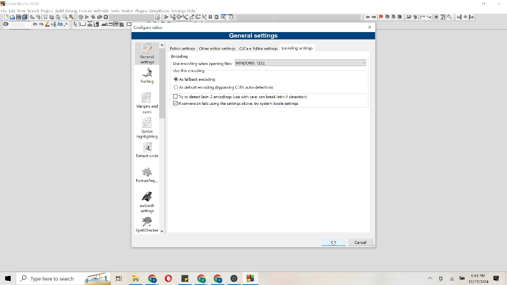 This screenshot has height=285, width=507. I want to click on Code Blocks 20.3, so click(20, 3).